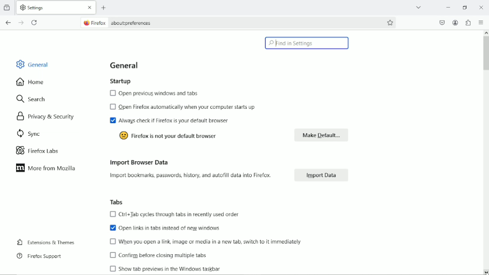 The width and height of the screenshot is (489, 275). Describe the element at coordinates (138, 162) in the screenshot. I see `import browser data` at that location.